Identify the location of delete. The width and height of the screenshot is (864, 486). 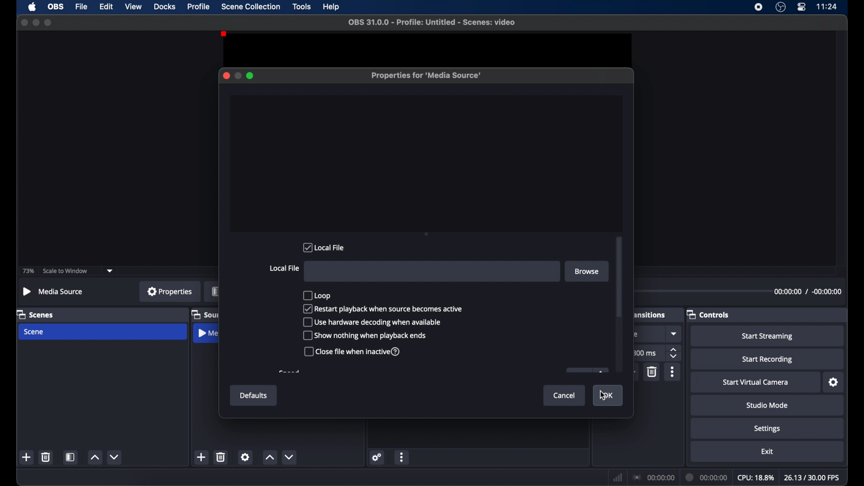
(45, 457).